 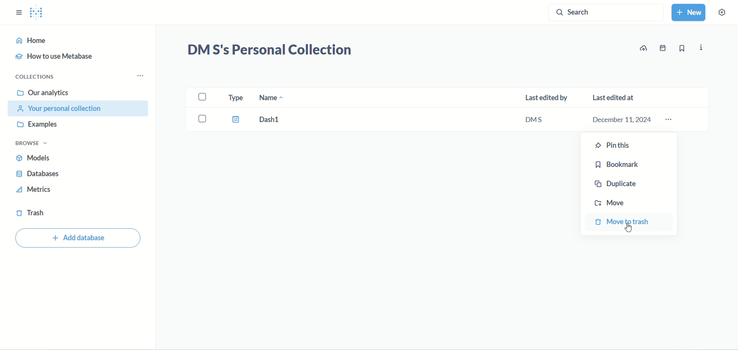 I want to click on our analytics, so click(x=43, y=93).